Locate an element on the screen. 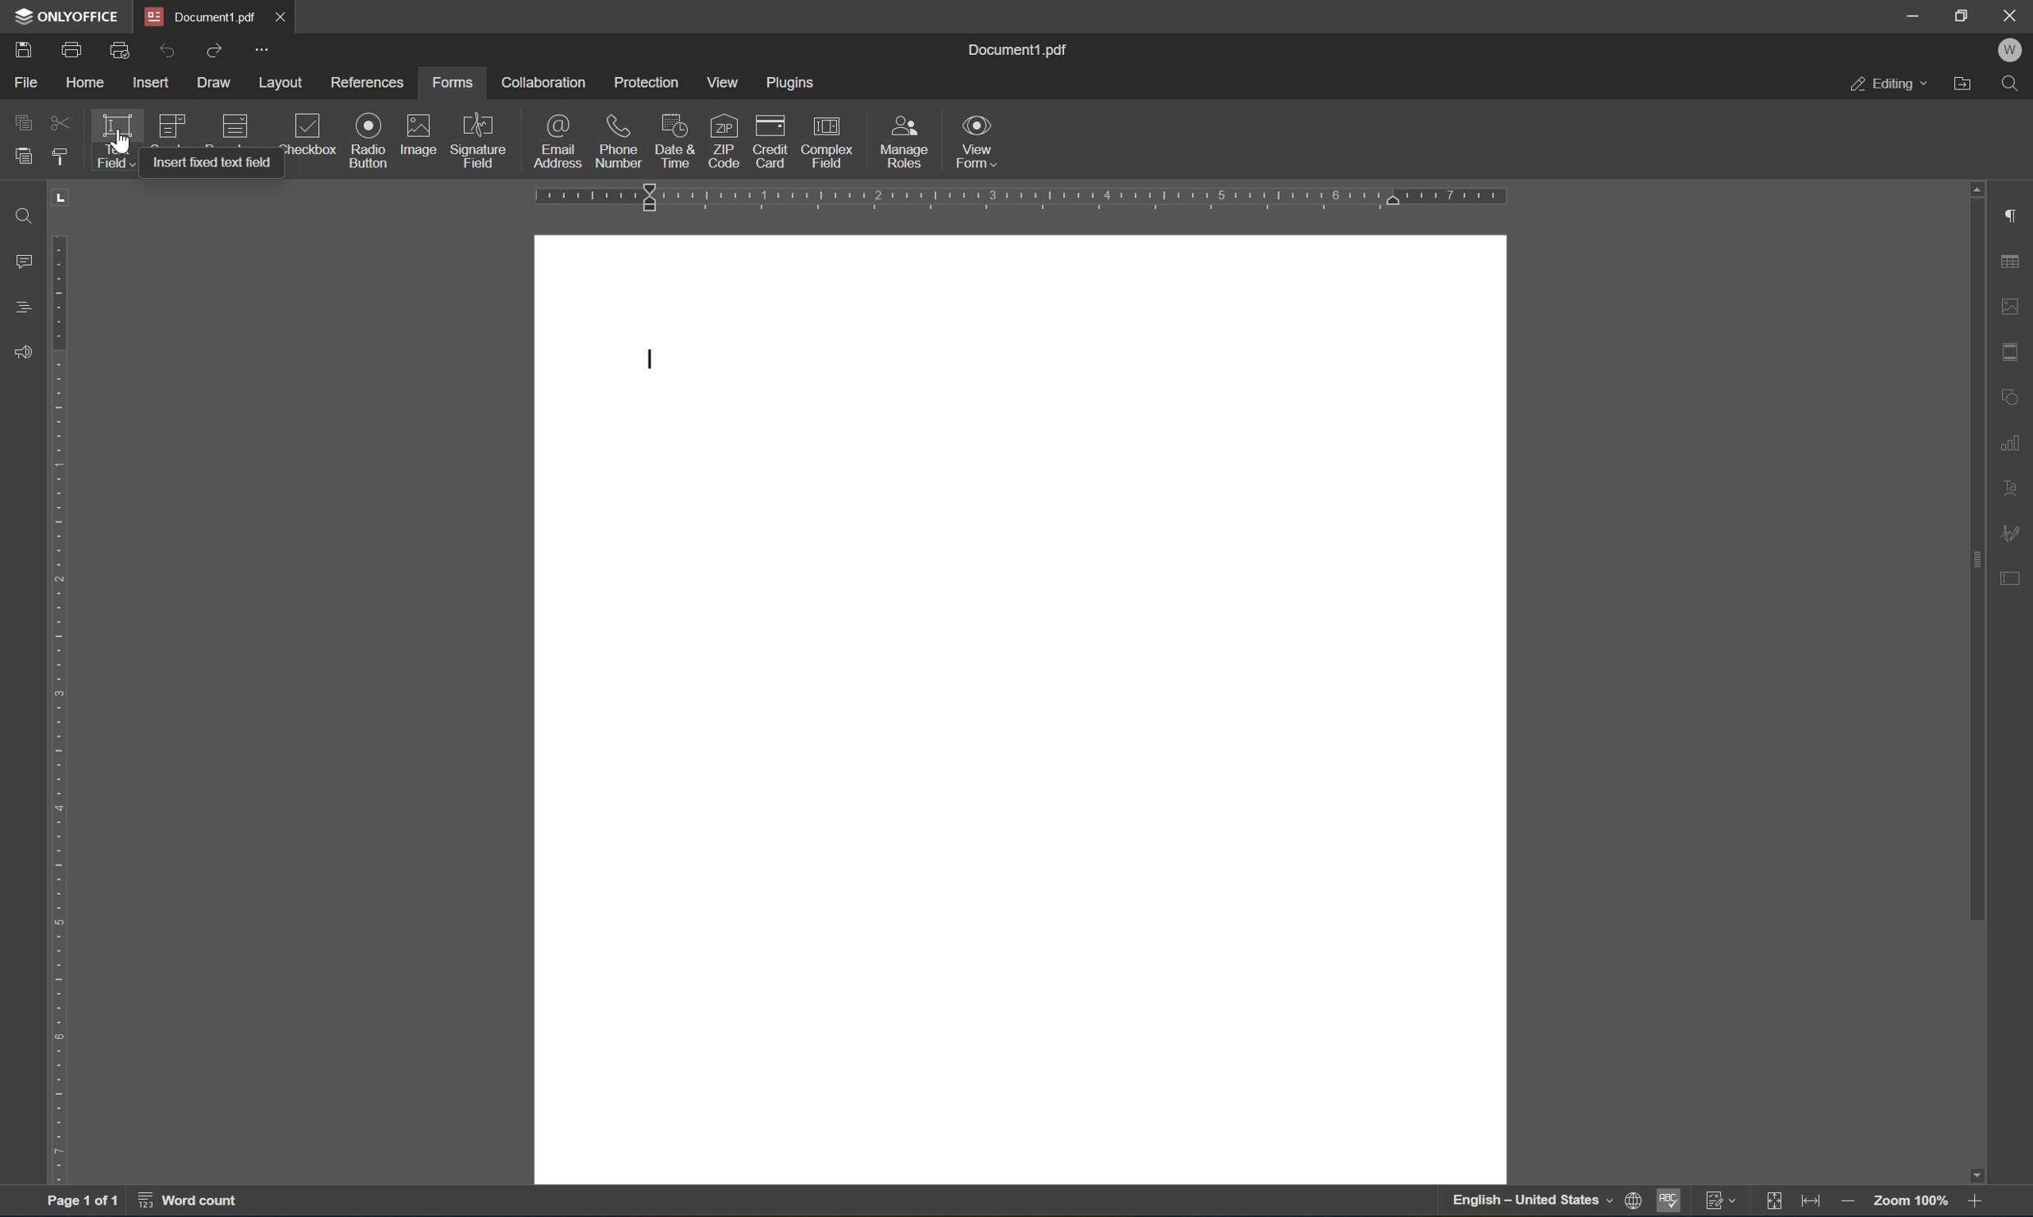  zoom in is located at coordinates (1982, 1205).